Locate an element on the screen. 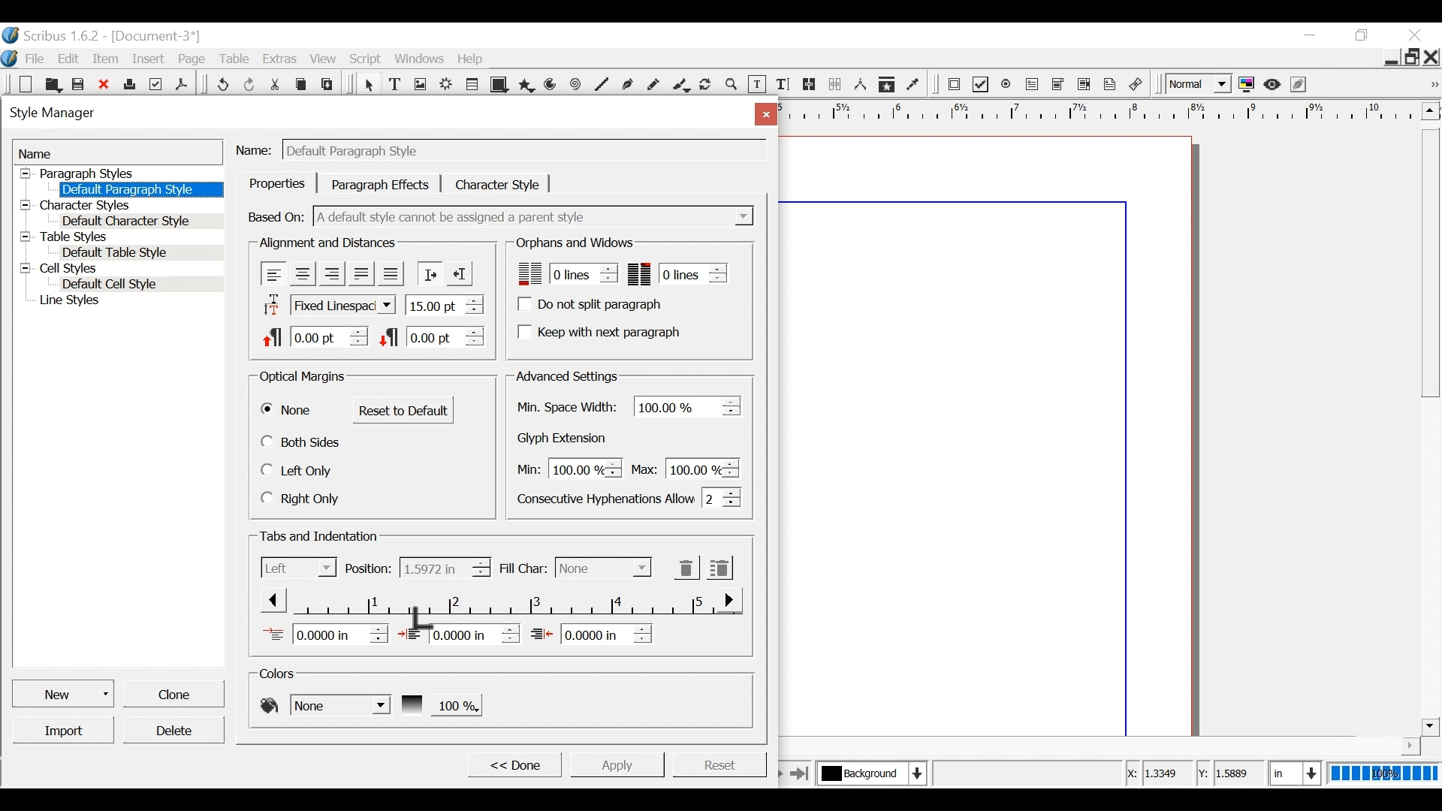 The image size is (1442, 811). (un)Select left only is located at coordinates (299, 471).